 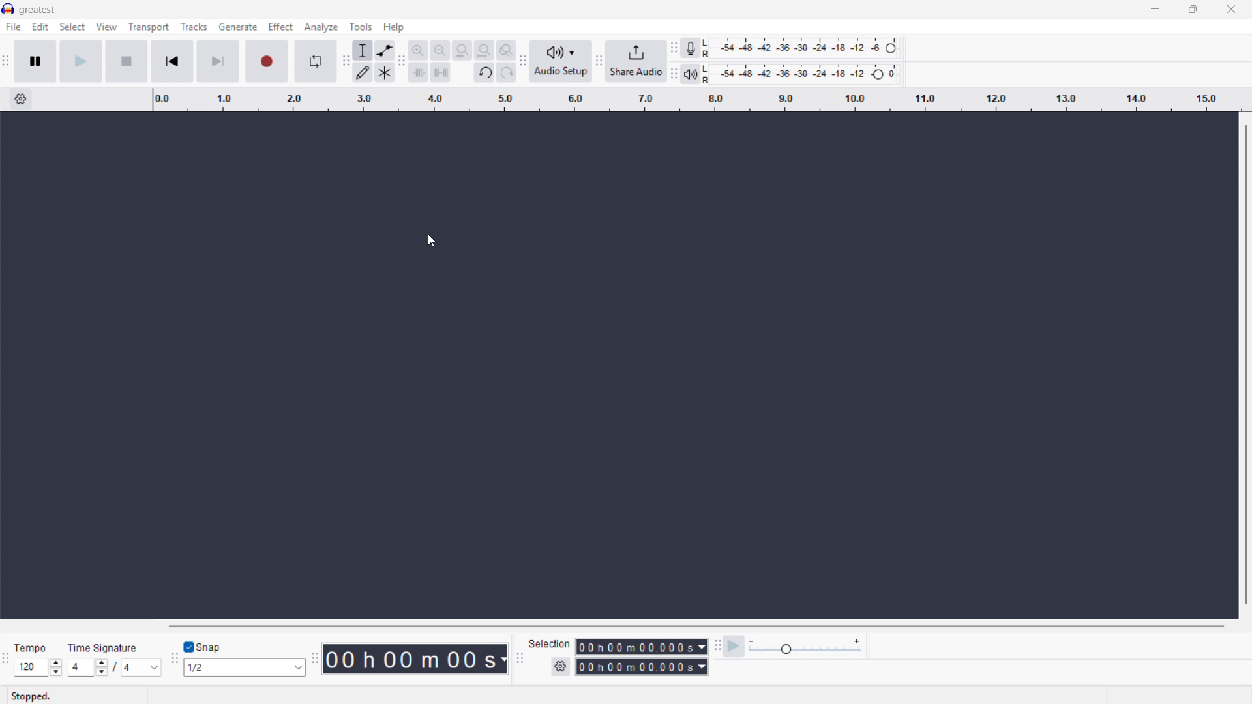 I want to click on trim audio outside selection, so click(x=419, y=72).